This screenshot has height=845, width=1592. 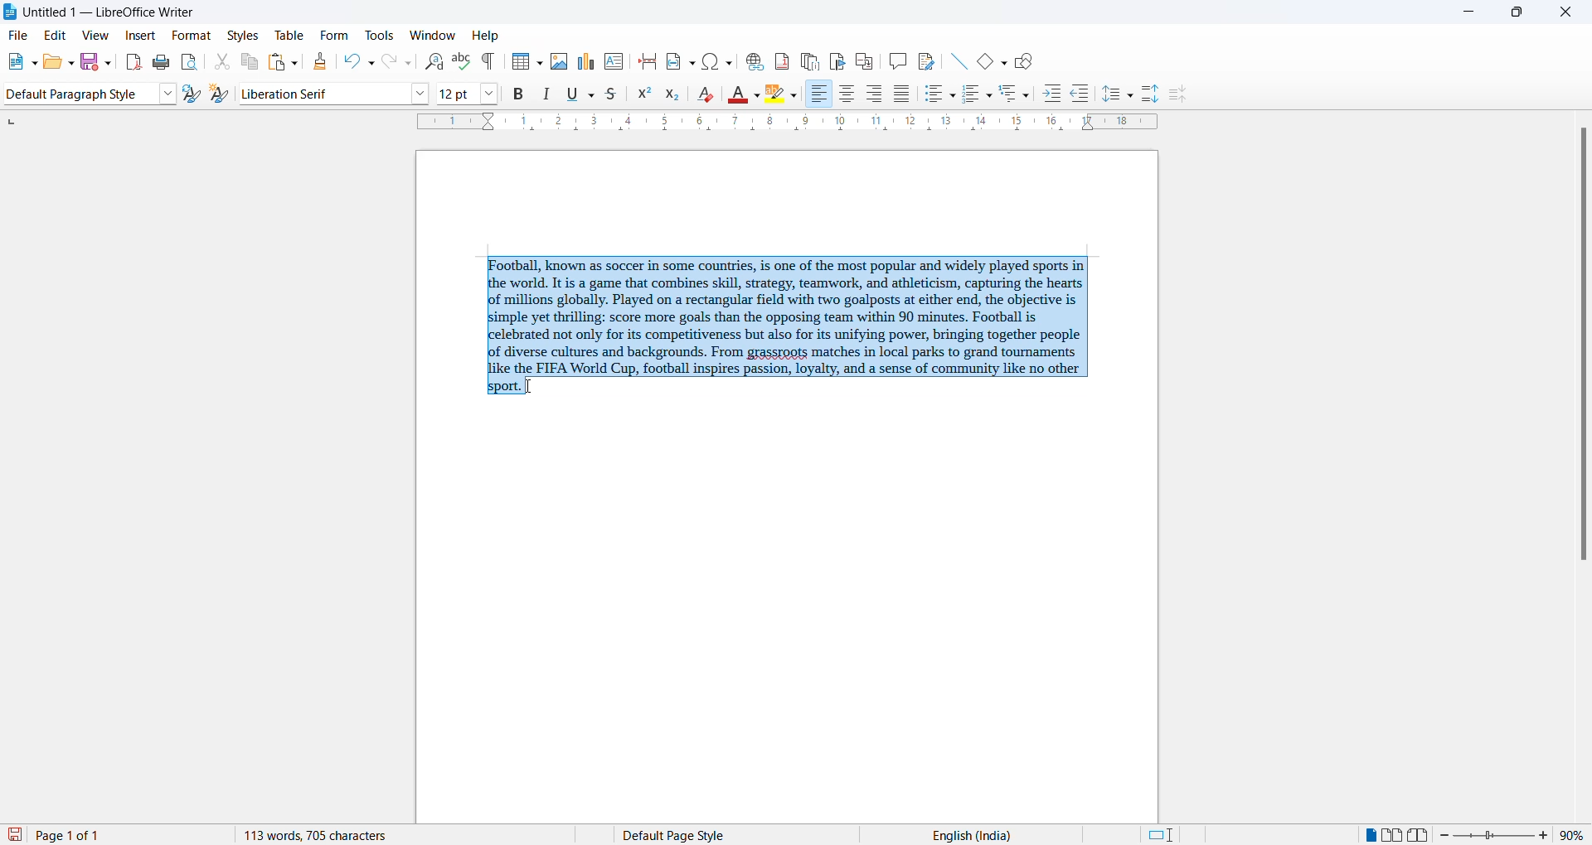 What do you see at coordinates (22, 35) in the screenshot?
I see `file` at bounding box center [22, 35].